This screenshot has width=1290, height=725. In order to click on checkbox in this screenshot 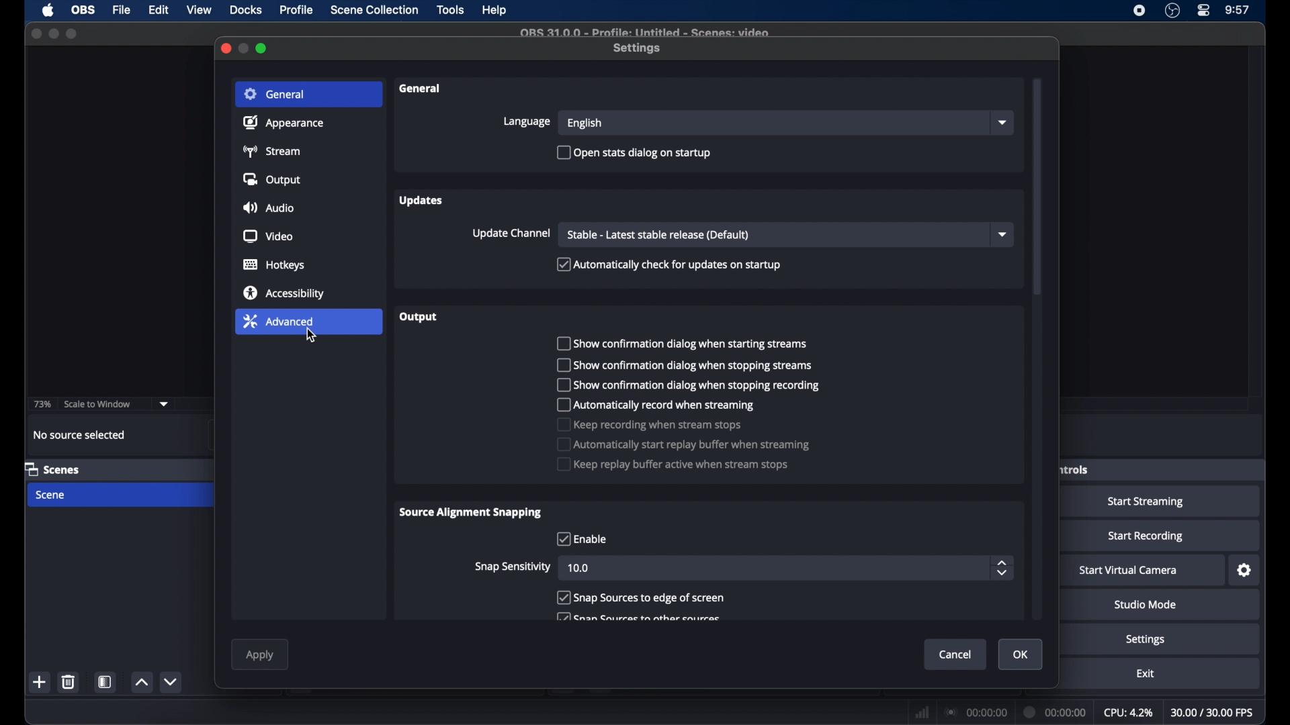, I will do `click(688, 385)`.